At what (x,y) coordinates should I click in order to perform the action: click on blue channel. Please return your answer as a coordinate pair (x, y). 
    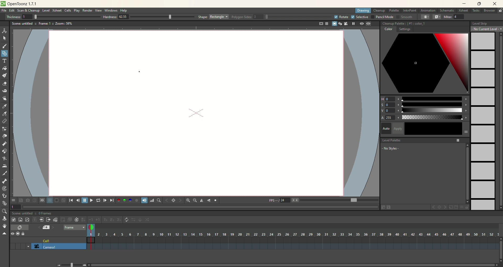
    Looking at the image, I should click on (129, 200).